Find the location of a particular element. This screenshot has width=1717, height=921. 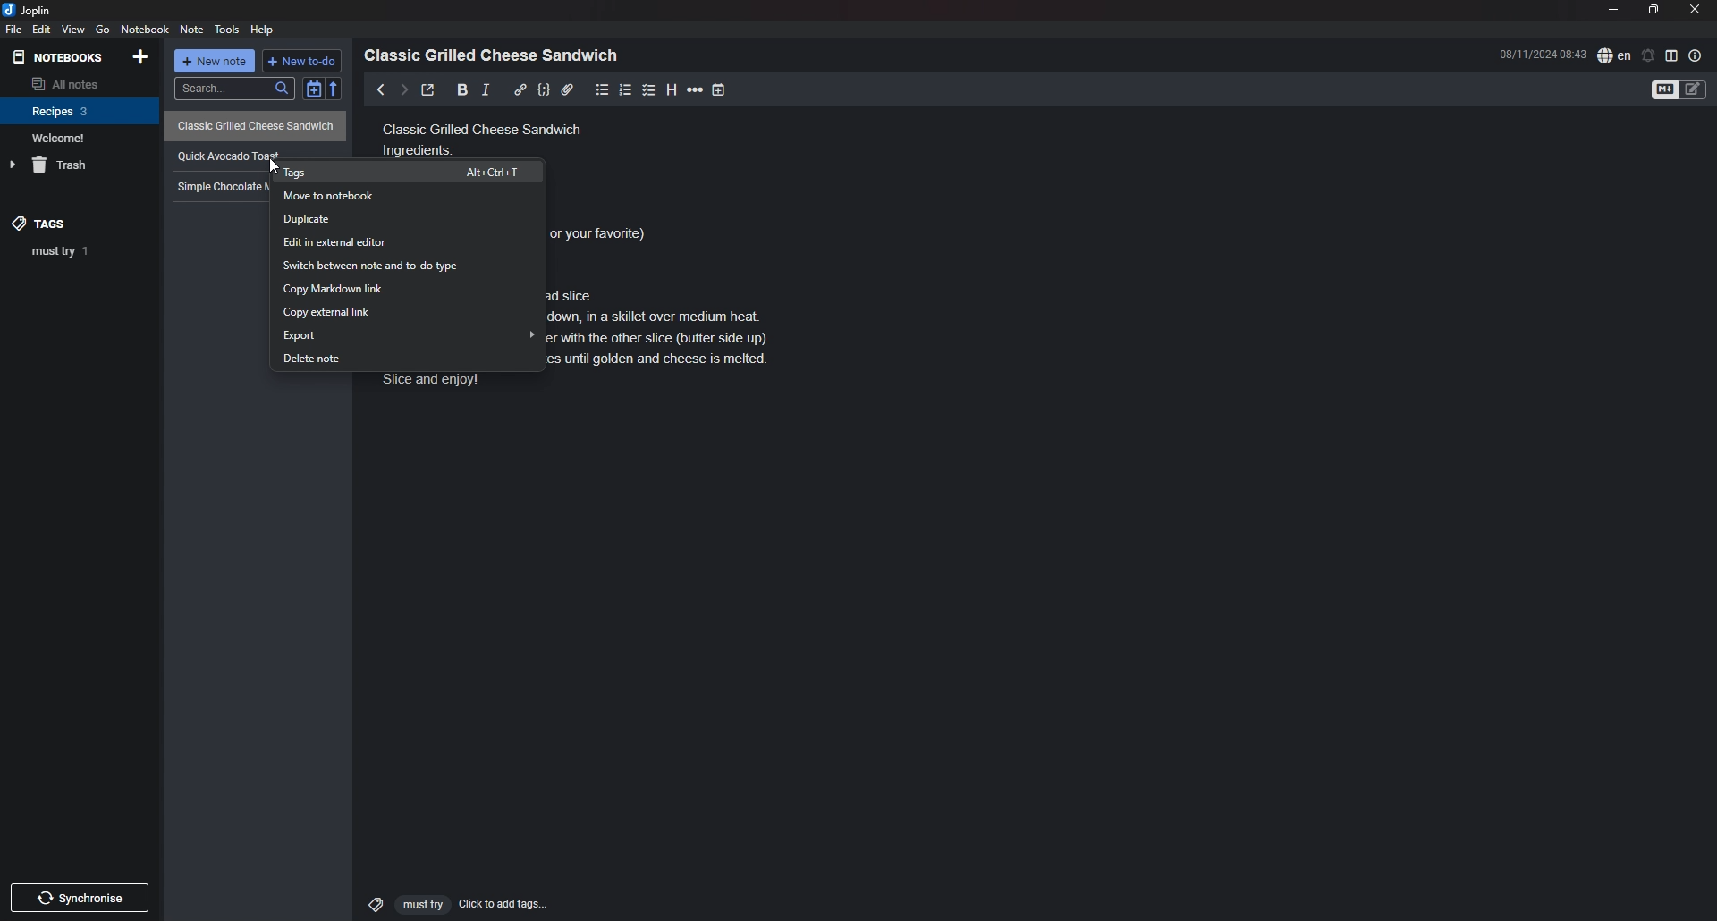

notebook is located at coordinates (147, 29).